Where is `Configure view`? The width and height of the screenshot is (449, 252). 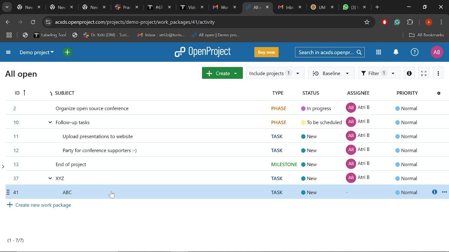
Configure view is located at coordinates (439, 93).